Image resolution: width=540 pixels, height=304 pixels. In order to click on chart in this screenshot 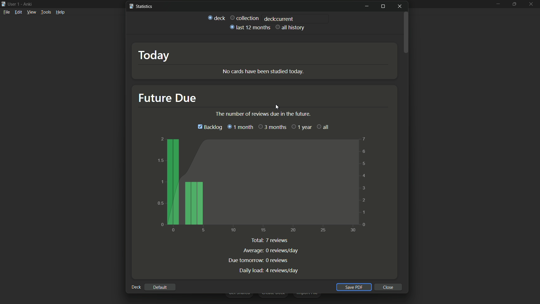, I will do `click(262, 185)`.